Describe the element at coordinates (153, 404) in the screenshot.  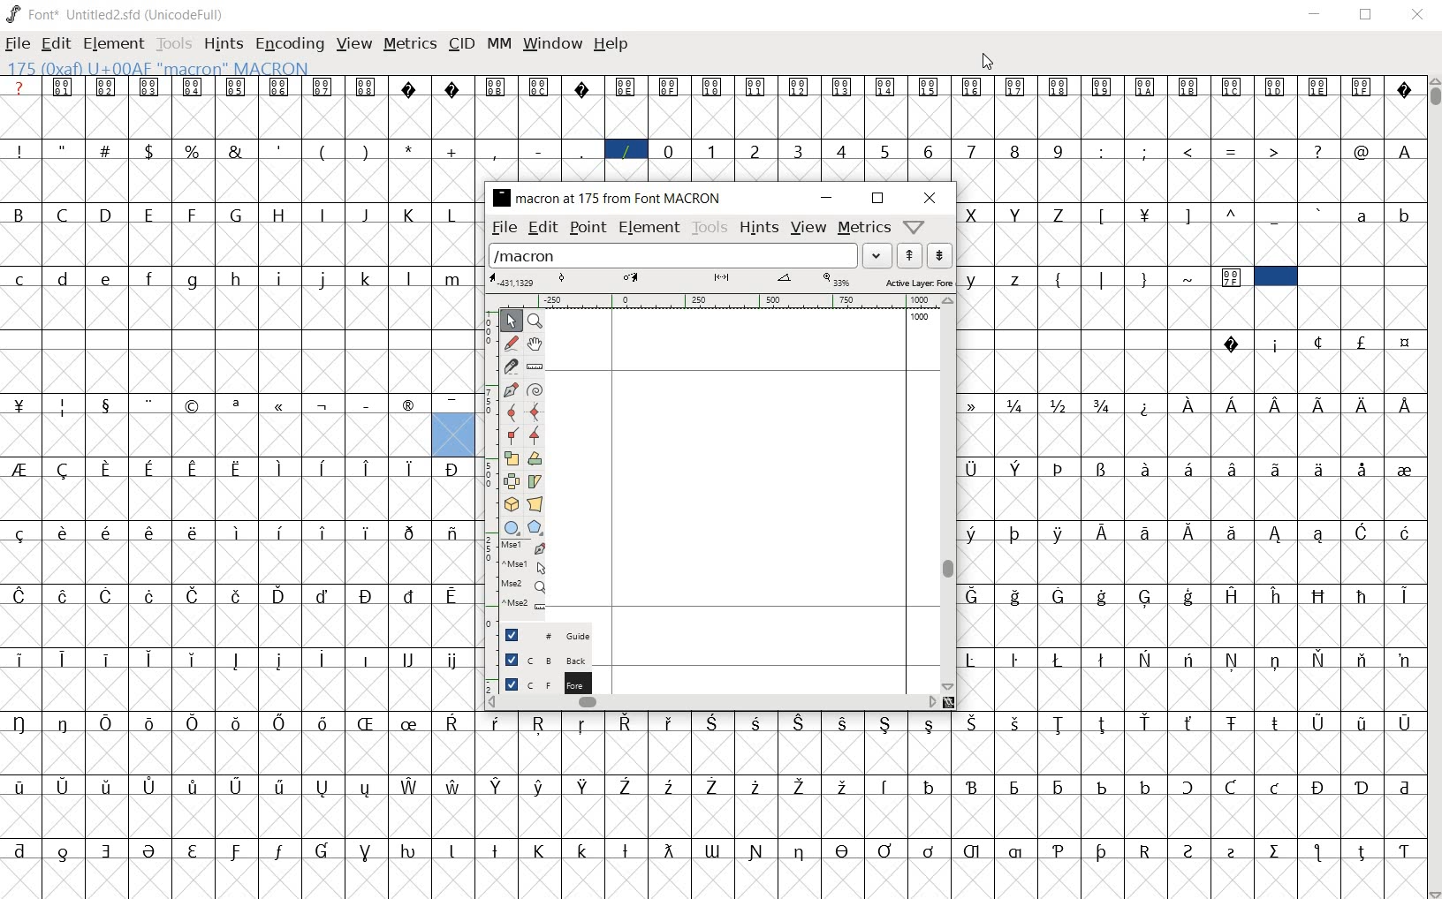
I see `Symbol` at that location.